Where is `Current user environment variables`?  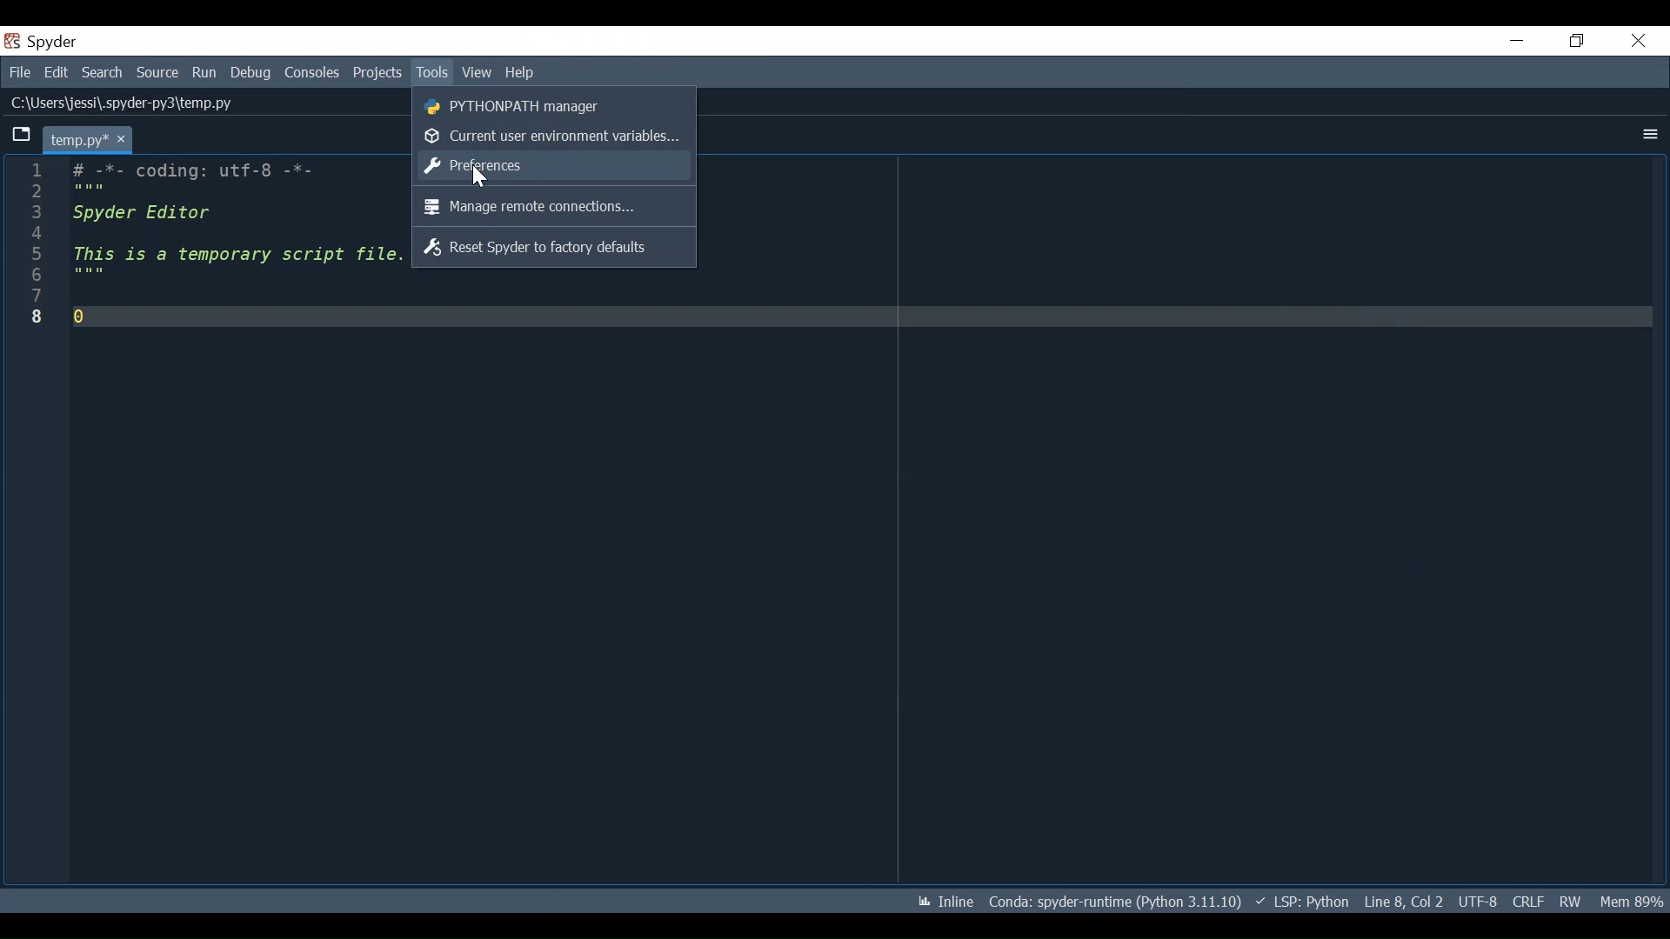 Current user environment variables is located at coordinates (557, 137).